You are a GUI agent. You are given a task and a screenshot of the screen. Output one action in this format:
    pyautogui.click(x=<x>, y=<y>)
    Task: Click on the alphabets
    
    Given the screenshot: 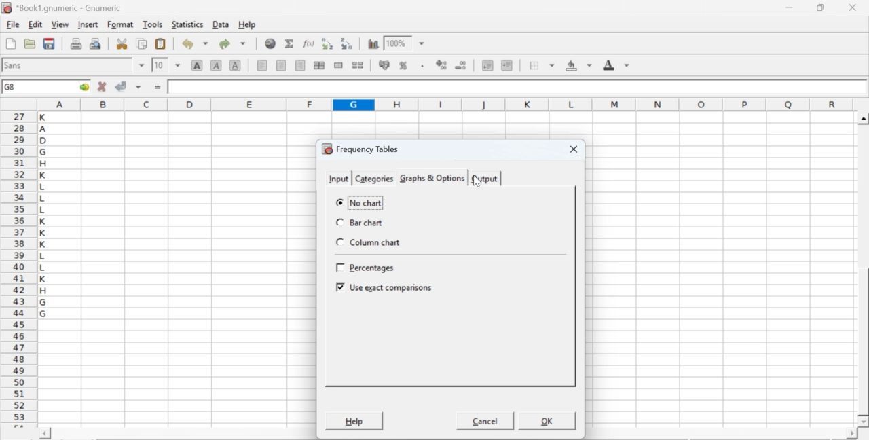 What is the action you would take?
    pyautogui.click(x=44, y=267)
    